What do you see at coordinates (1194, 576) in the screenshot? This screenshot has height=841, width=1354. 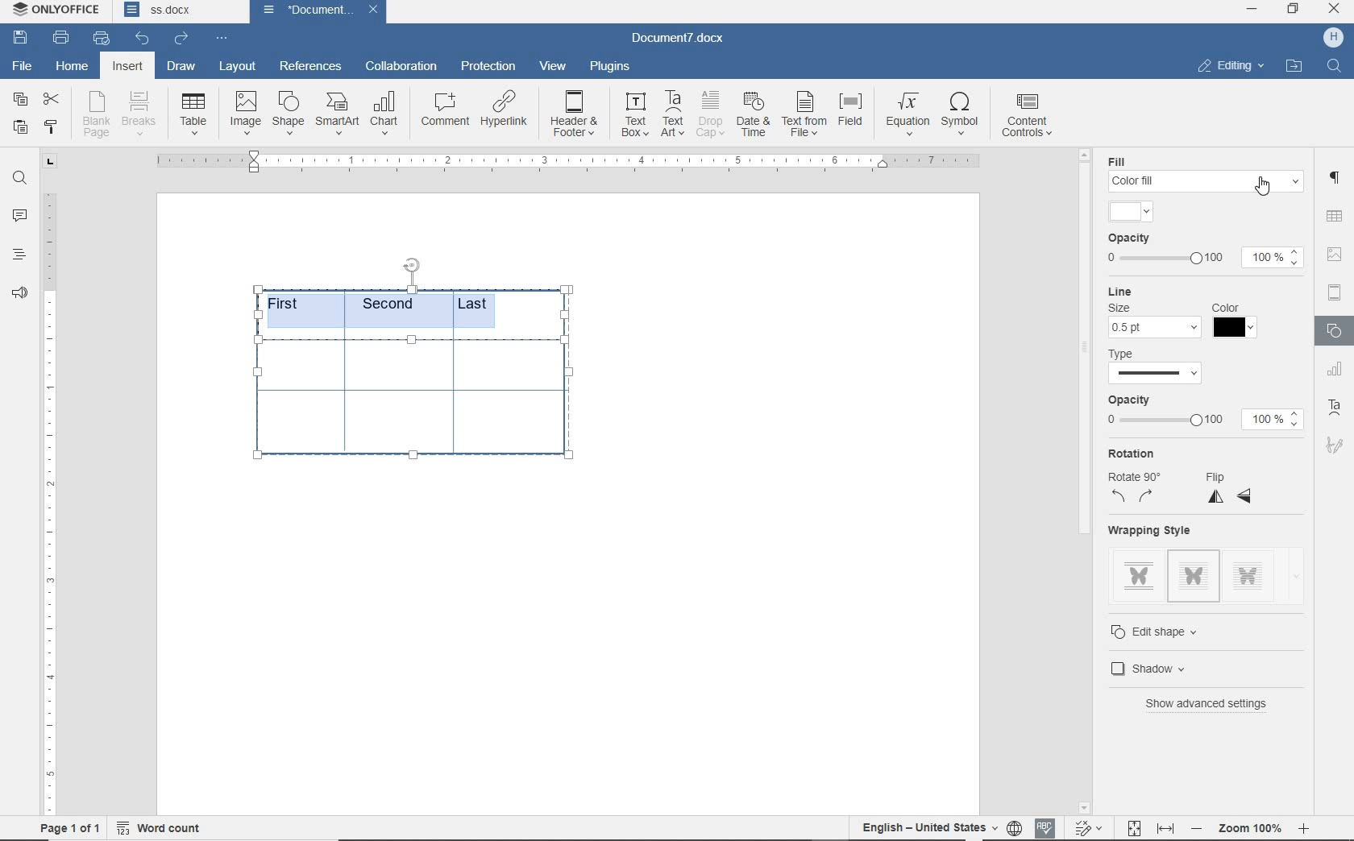 I see `style 2` at bounding box center [1194, 576].